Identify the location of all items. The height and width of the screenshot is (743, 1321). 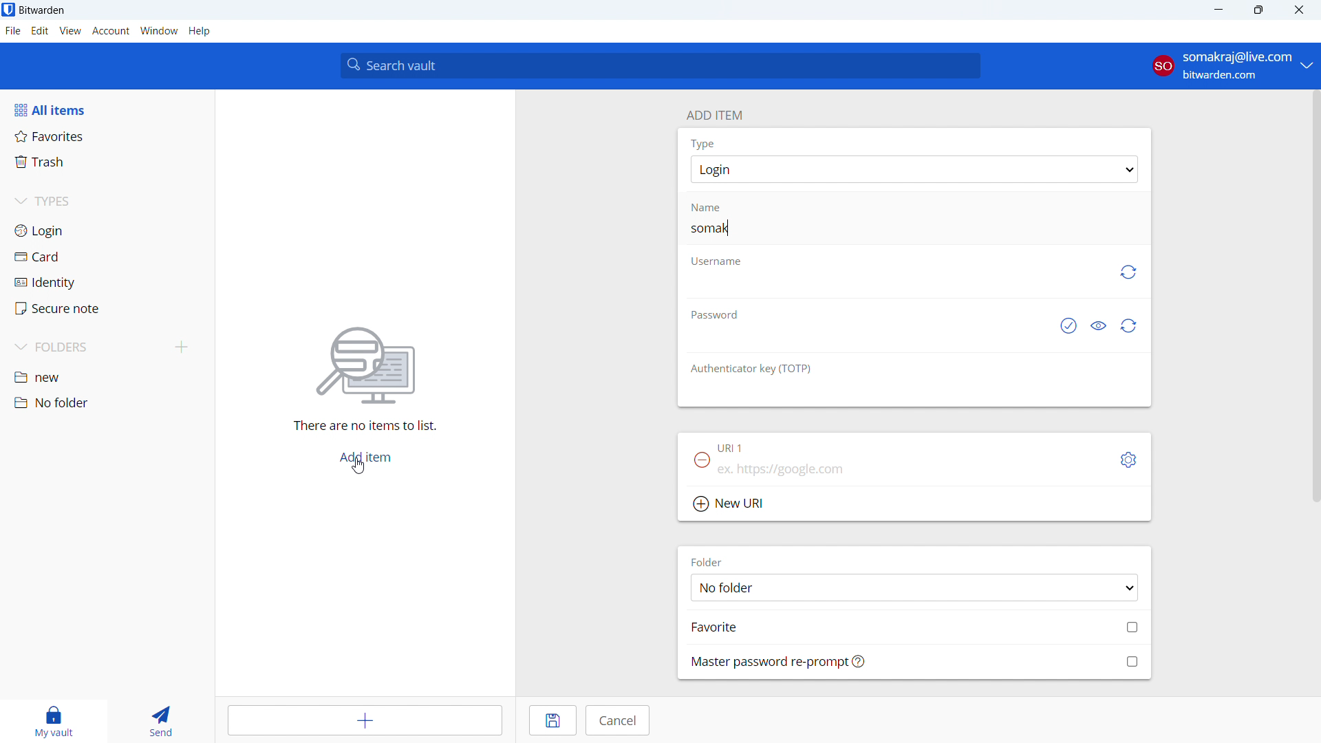
(107, 109).